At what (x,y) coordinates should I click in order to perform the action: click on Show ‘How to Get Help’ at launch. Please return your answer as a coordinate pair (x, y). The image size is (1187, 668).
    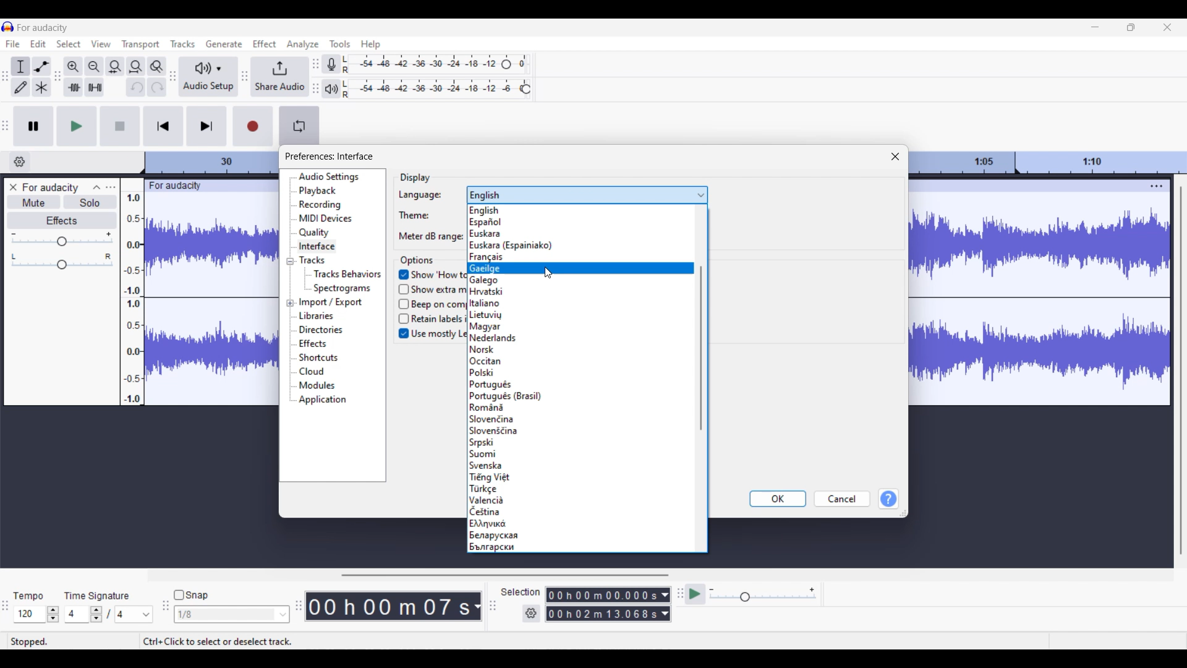
    Looking at the image, I should click on (428, 275).